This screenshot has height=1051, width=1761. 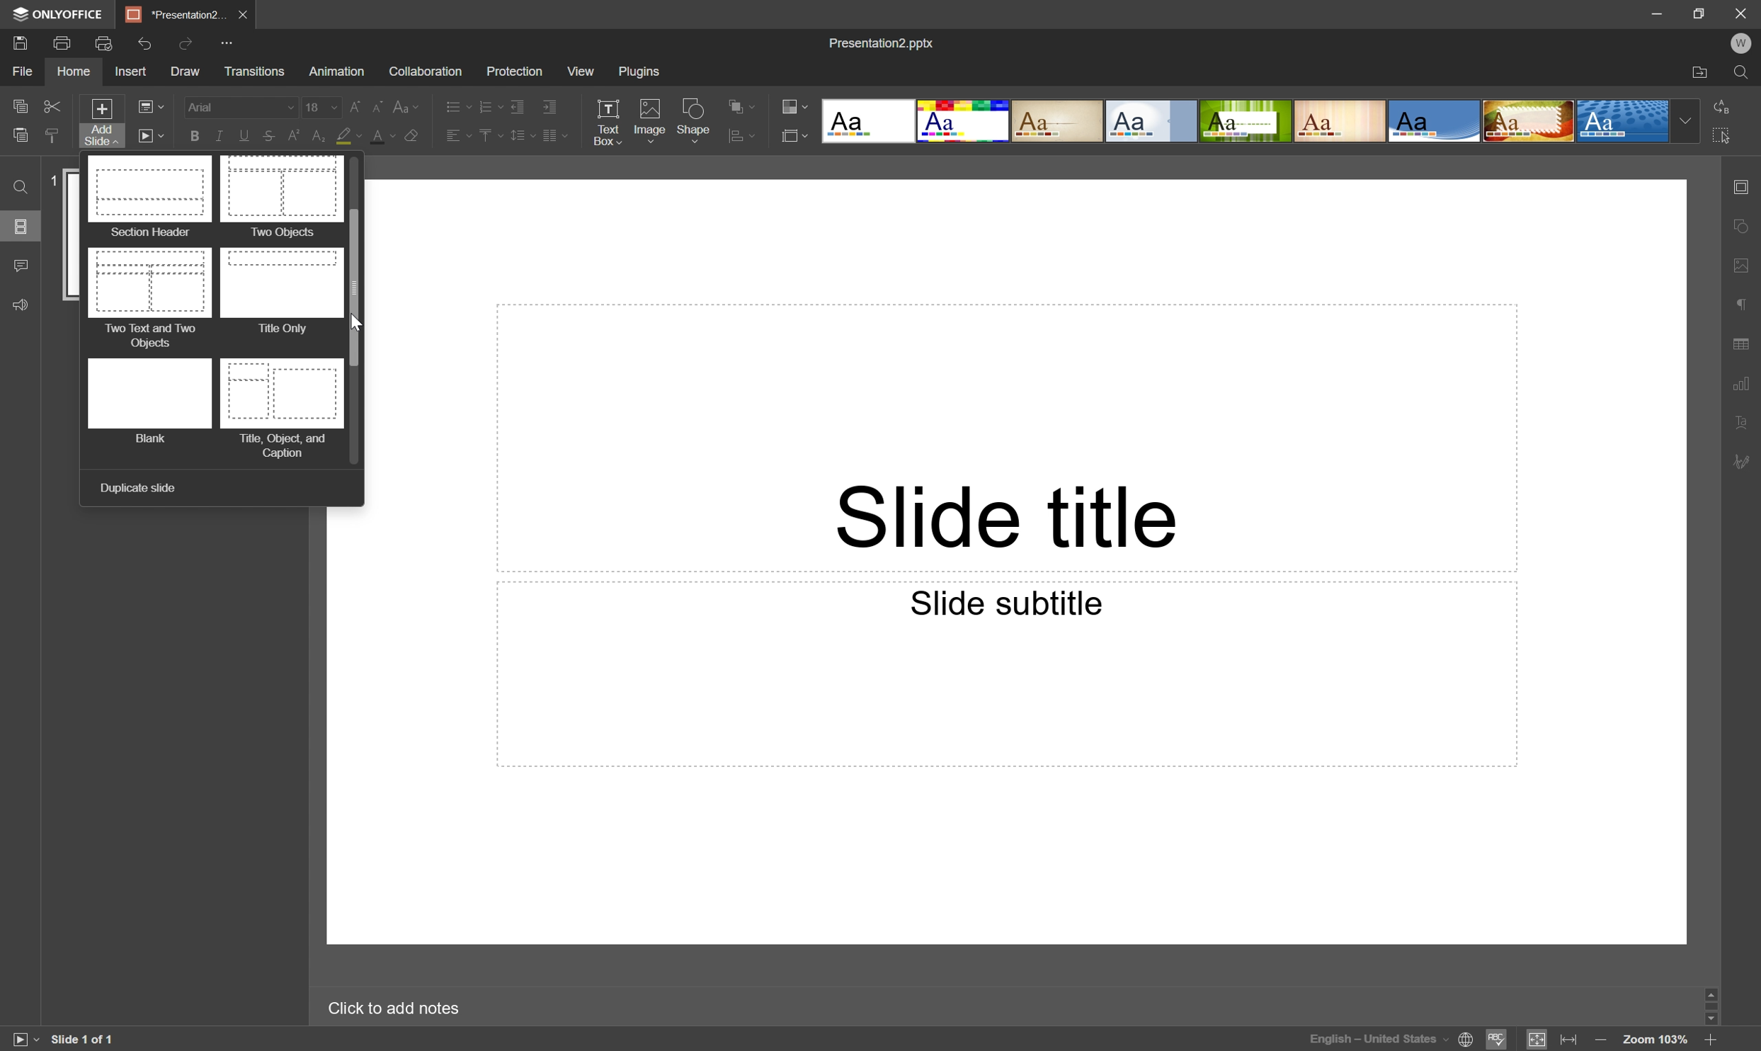 I want to click on W, so click(x=1740, y=40).